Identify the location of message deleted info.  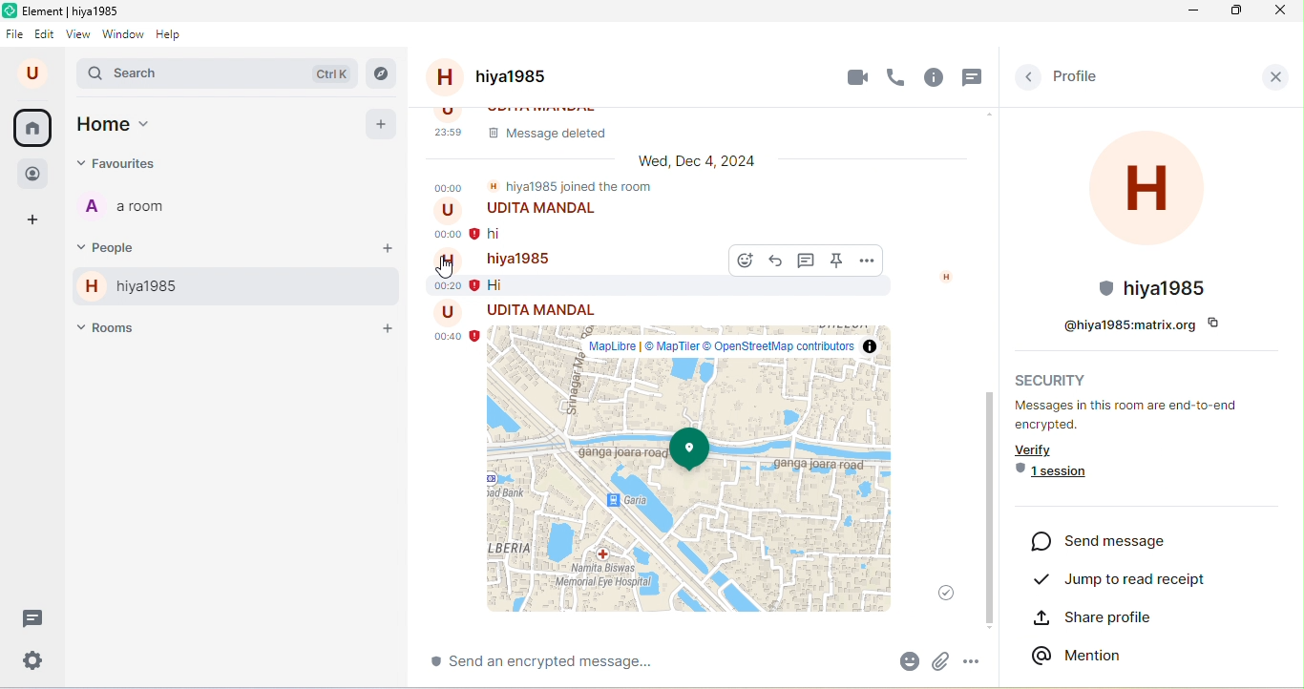
(710, 126).